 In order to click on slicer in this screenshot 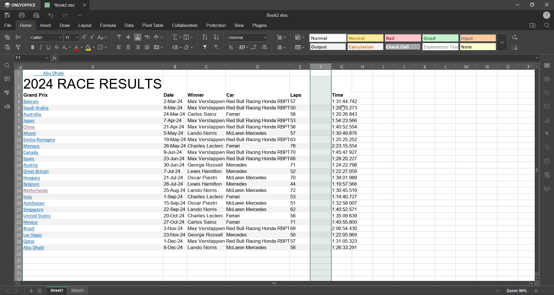, I will do `click(549, 176)`.